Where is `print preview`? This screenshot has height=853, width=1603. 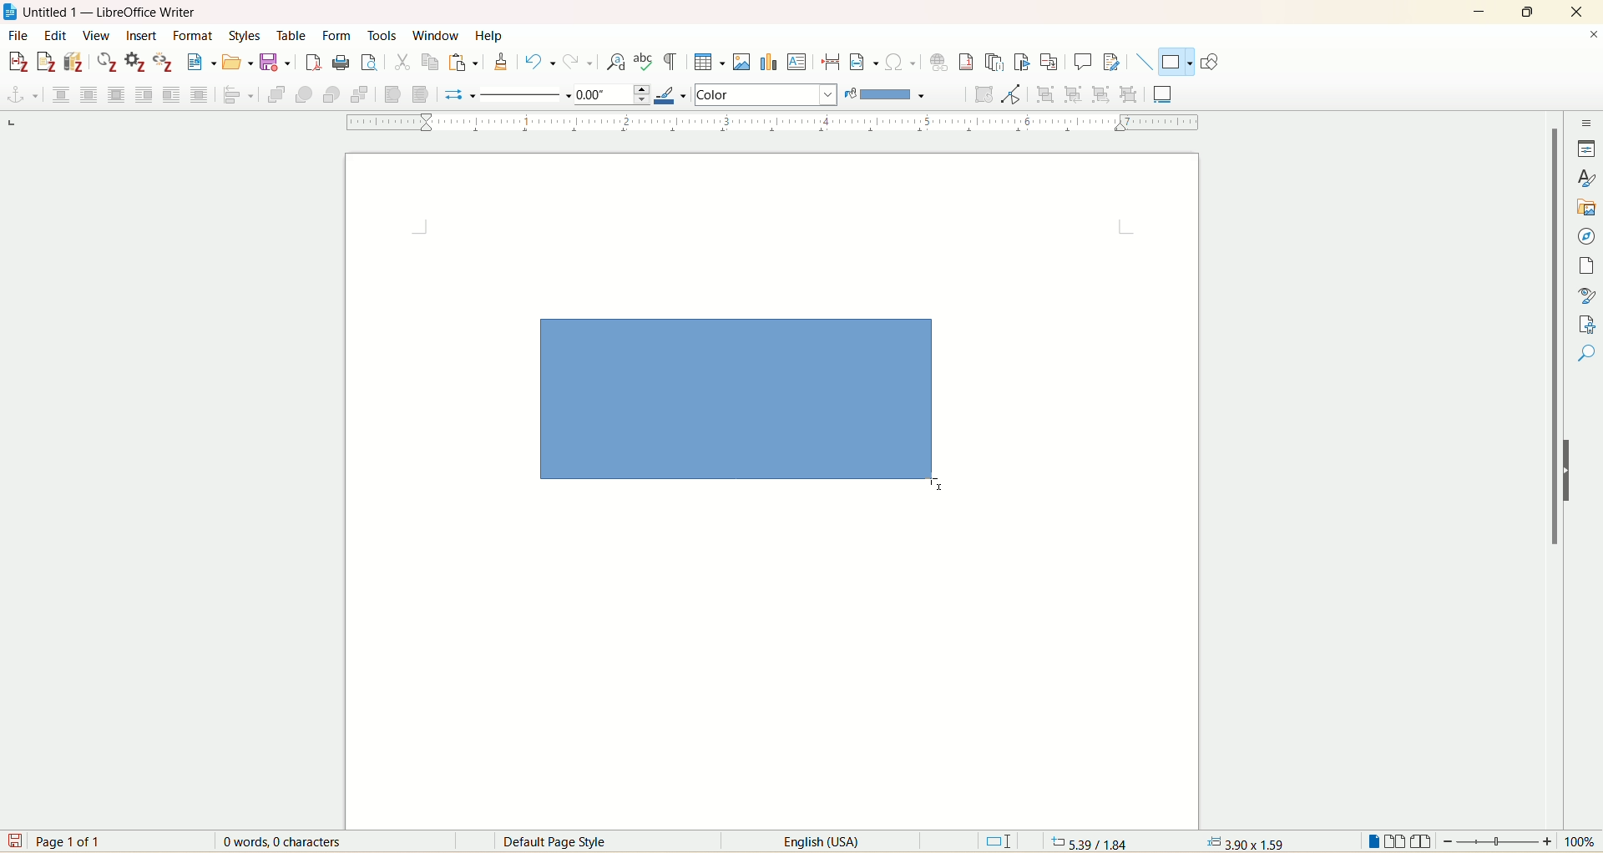
print preview is located at coordinates (370, 62).